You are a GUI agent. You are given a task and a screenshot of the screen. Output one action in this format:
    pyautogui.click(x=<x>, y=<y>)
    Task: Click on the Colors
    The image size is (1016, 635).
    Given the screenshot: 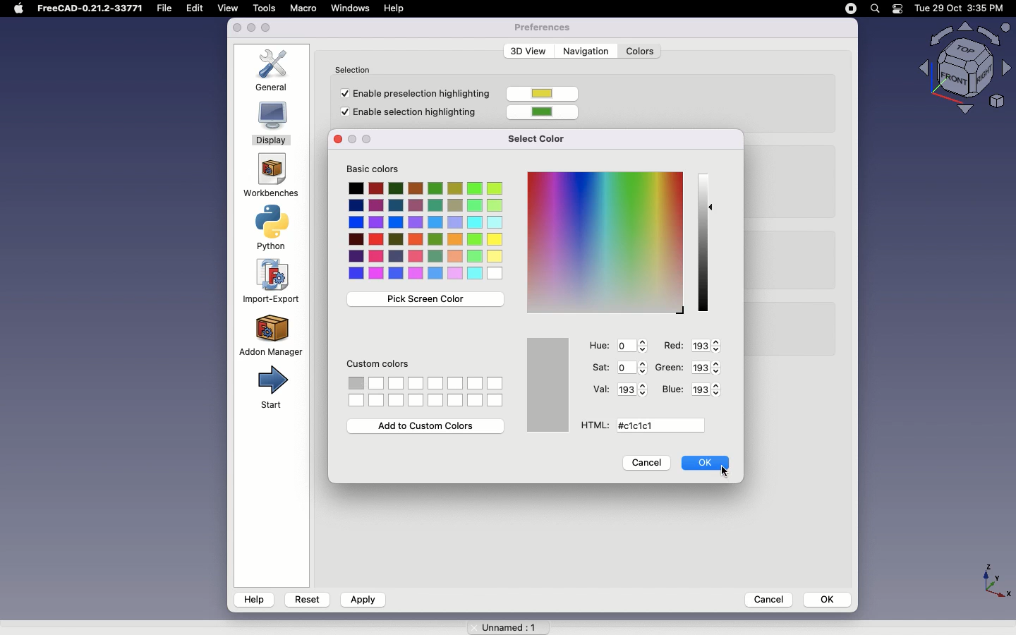 What is the action you would take?
    pyautogui.click(x=427, y=231)
    